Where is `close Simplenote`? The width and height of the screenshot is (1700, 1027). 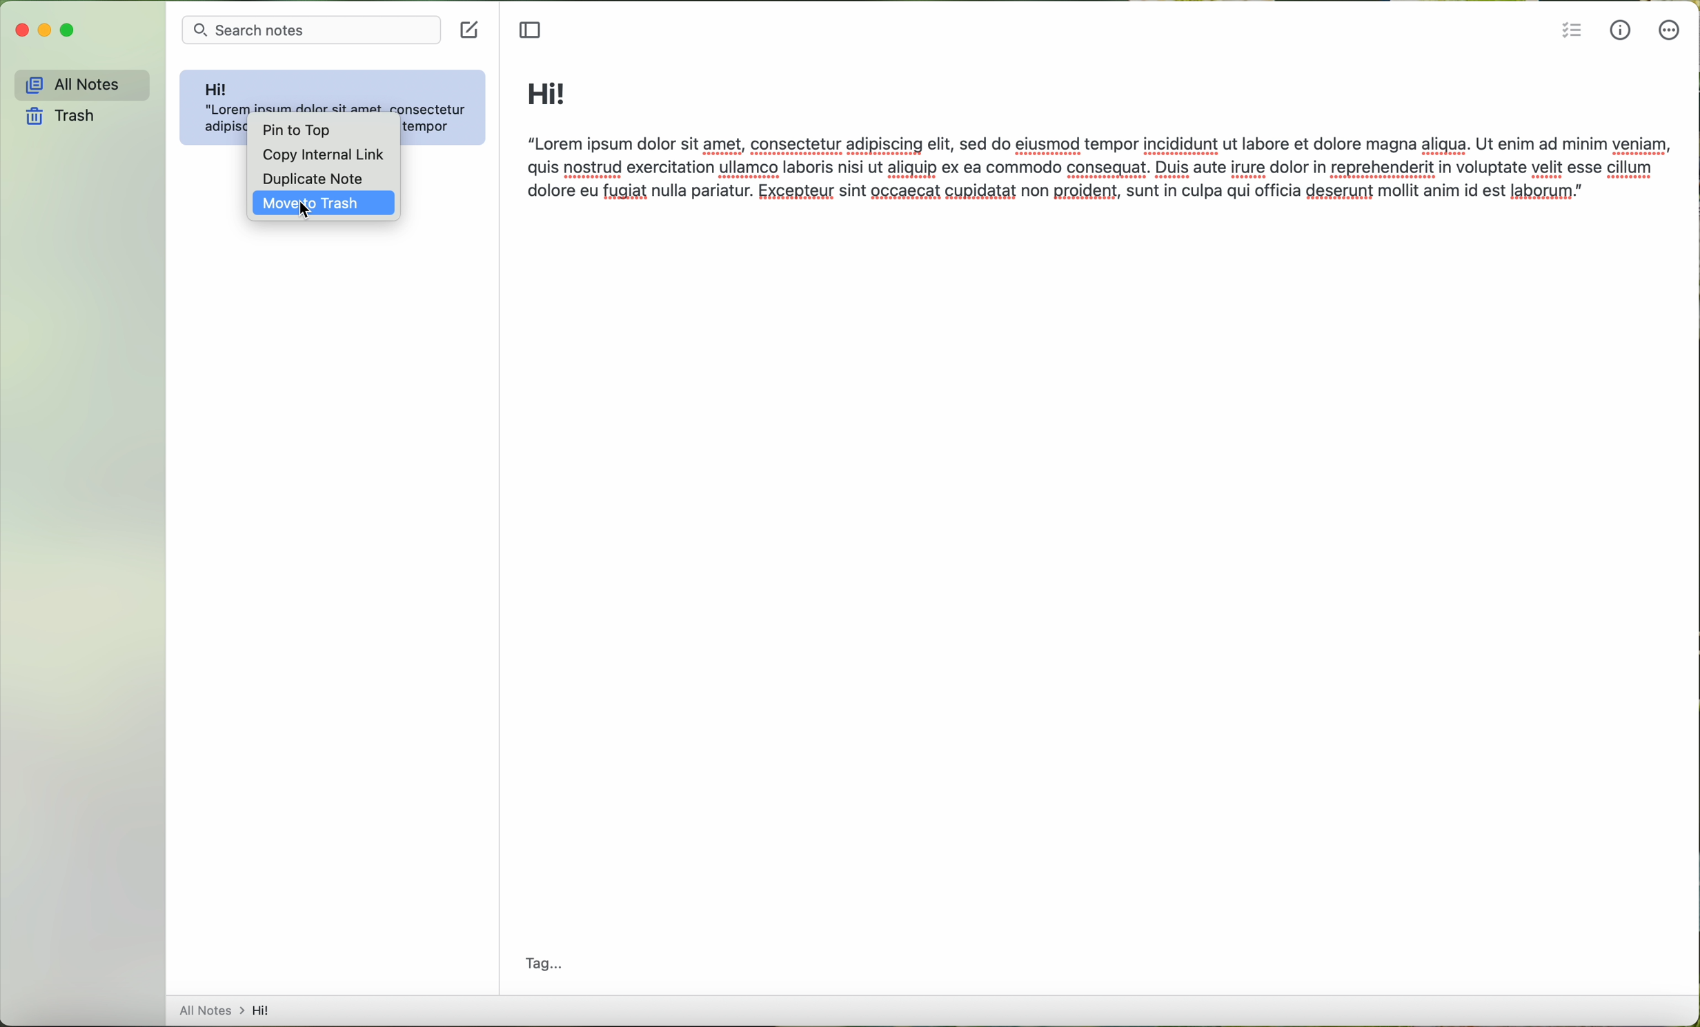 close Simplenote is located at coordinates (21, 30).